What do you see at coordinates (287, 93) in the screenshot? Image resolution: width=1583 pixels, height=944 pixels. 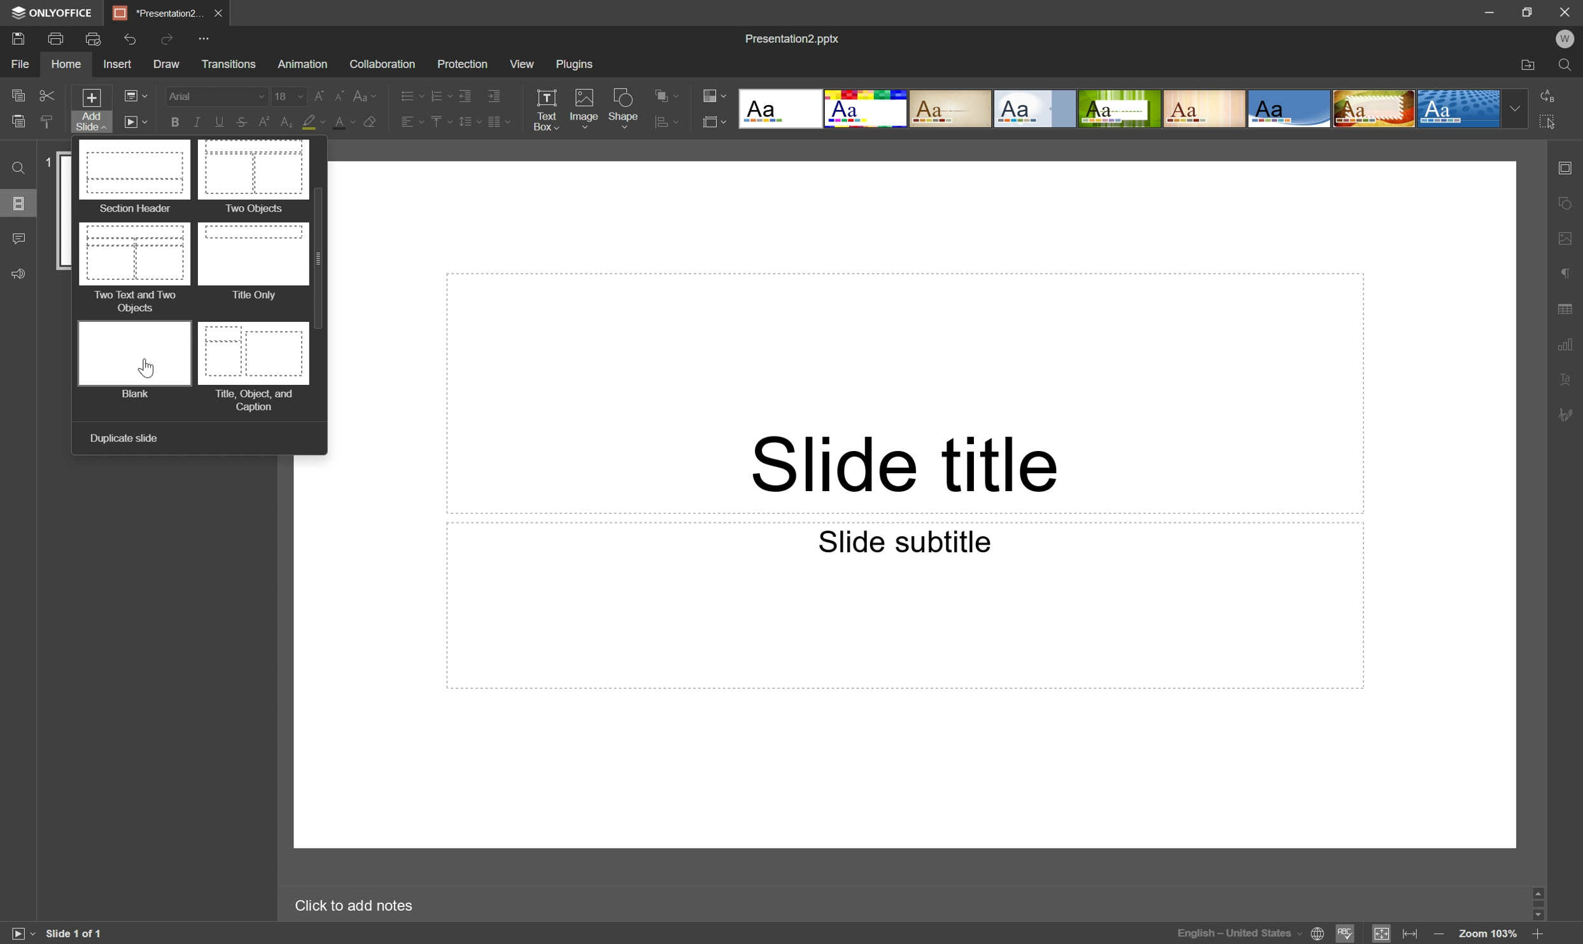 I see `18` at bounding box center [287, 93].